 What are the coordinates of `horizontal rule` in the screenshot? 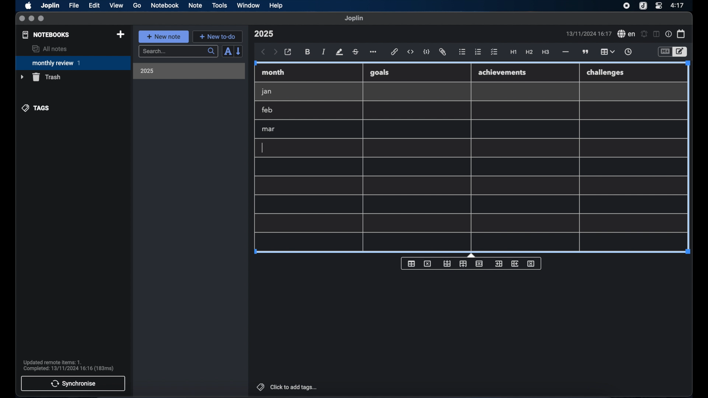 It's located at (565, 52).